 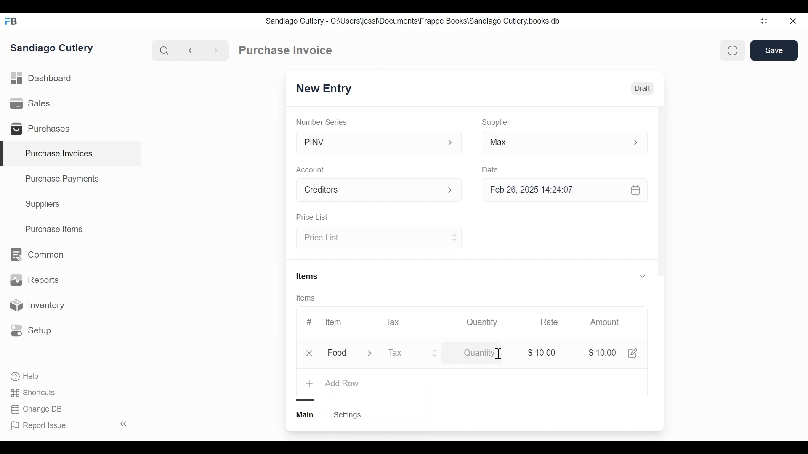 What do you see at coordinates (491, 169) in the screenshot?
I see `Date` at bounding box center [491, 169].